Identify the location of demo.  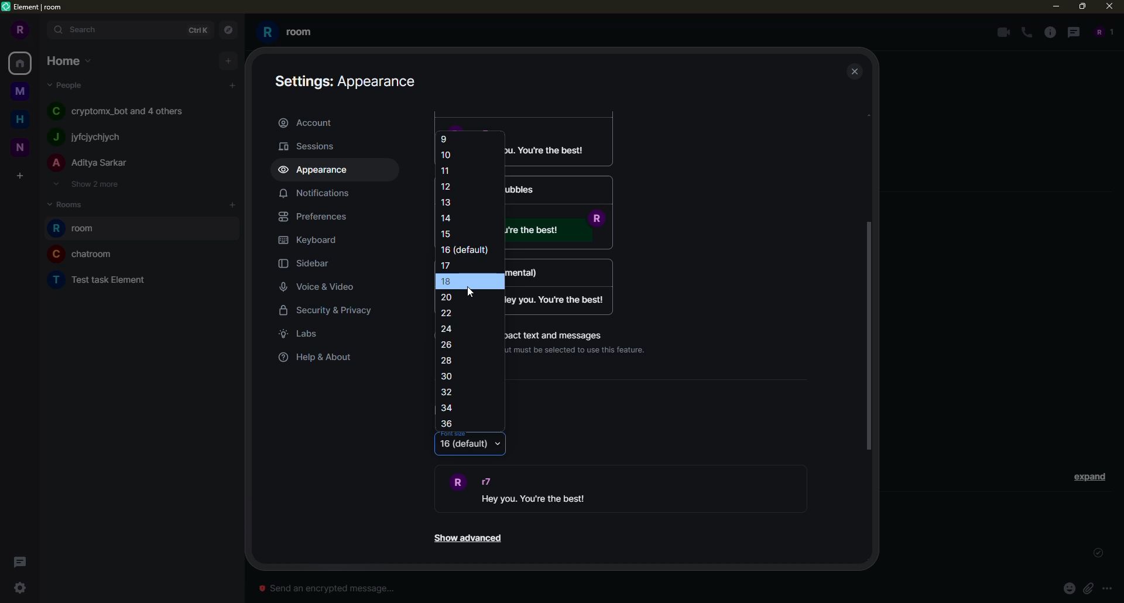
(546, 490).